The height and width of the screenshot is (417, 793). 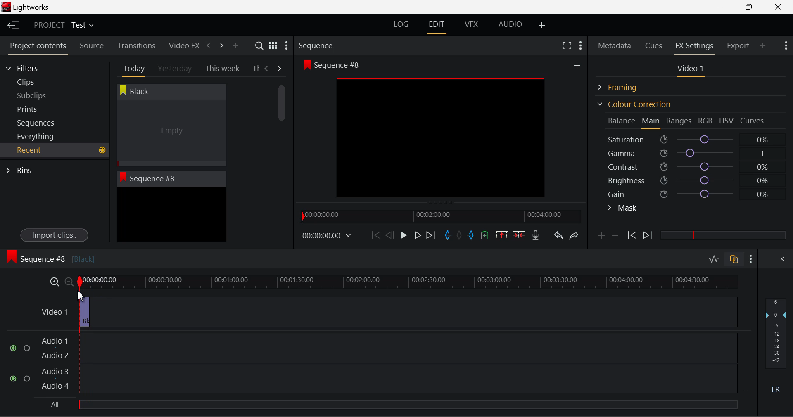 I want to click on Export Panel, so click(x=739, y=45).